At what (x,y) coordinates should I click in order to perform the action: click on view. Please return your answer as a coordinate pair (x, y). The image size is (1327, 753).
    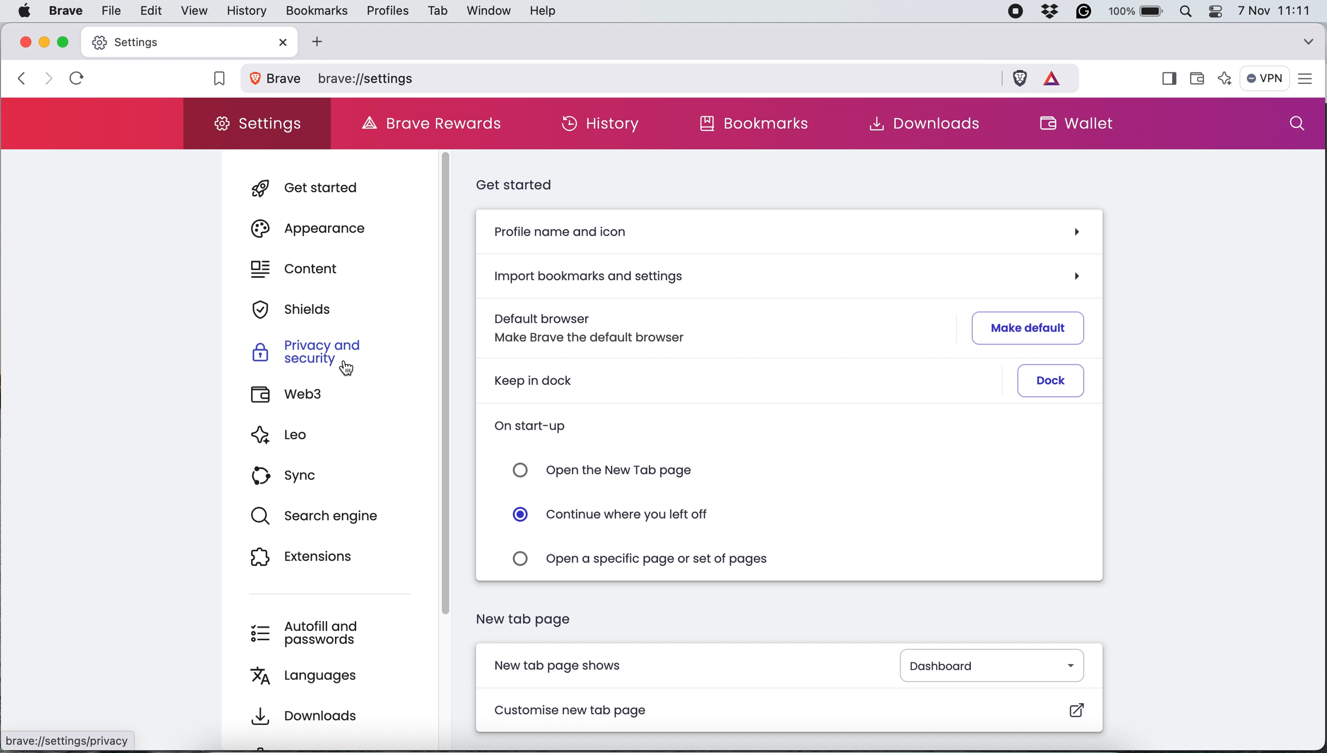
    Looking at the image, I should click on (191, 11).